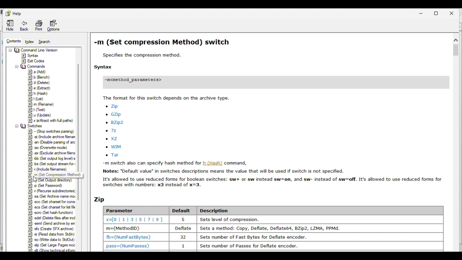 The image size is (462, 260). Describe the element at coordinates (39, 110) in the screenshot. I see `test` at that location.